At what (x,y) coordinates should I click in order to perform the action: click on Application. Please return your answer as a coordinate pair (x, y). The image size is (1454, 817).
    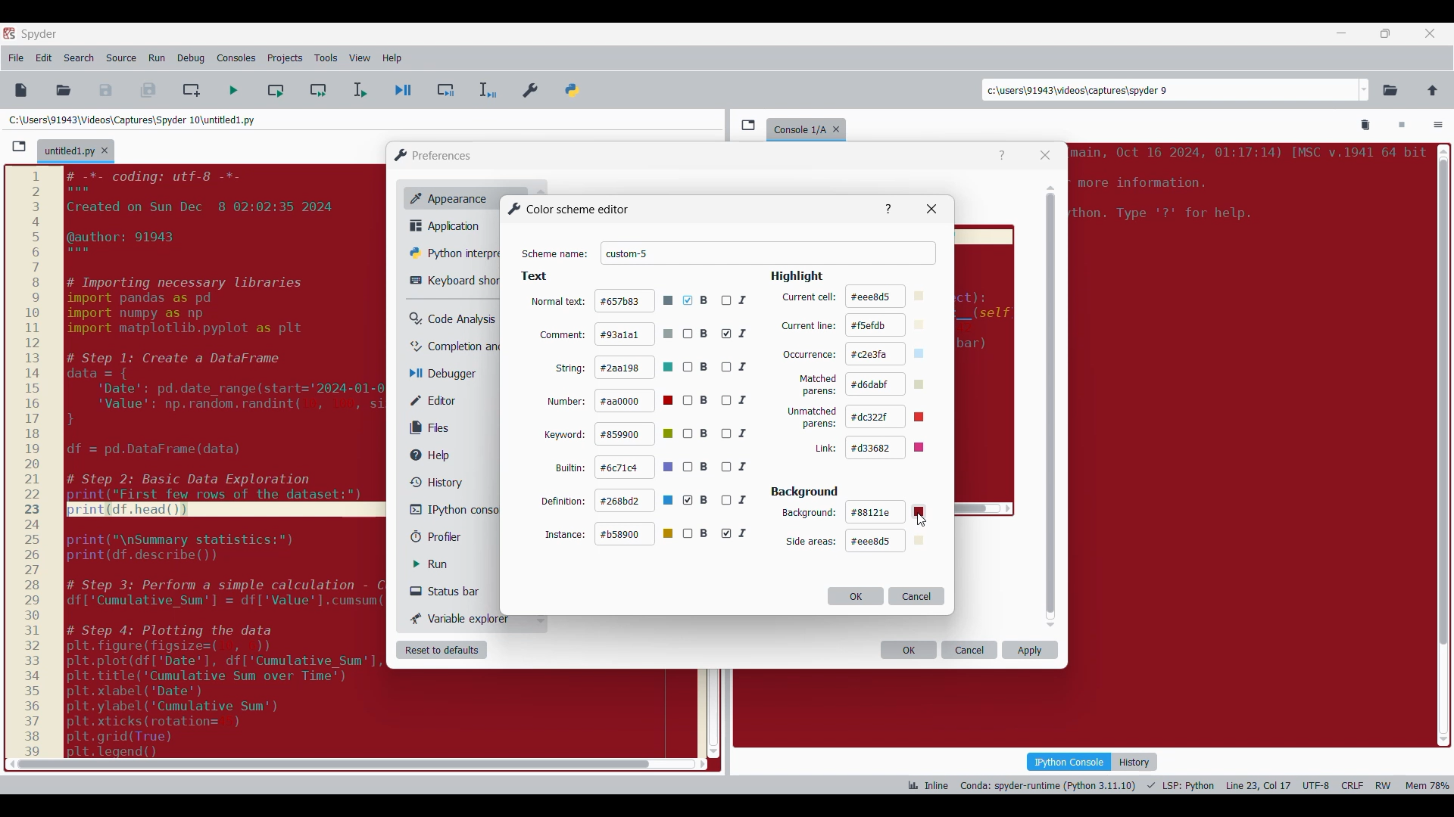
    Looking at the image, I should click on (449, 225).